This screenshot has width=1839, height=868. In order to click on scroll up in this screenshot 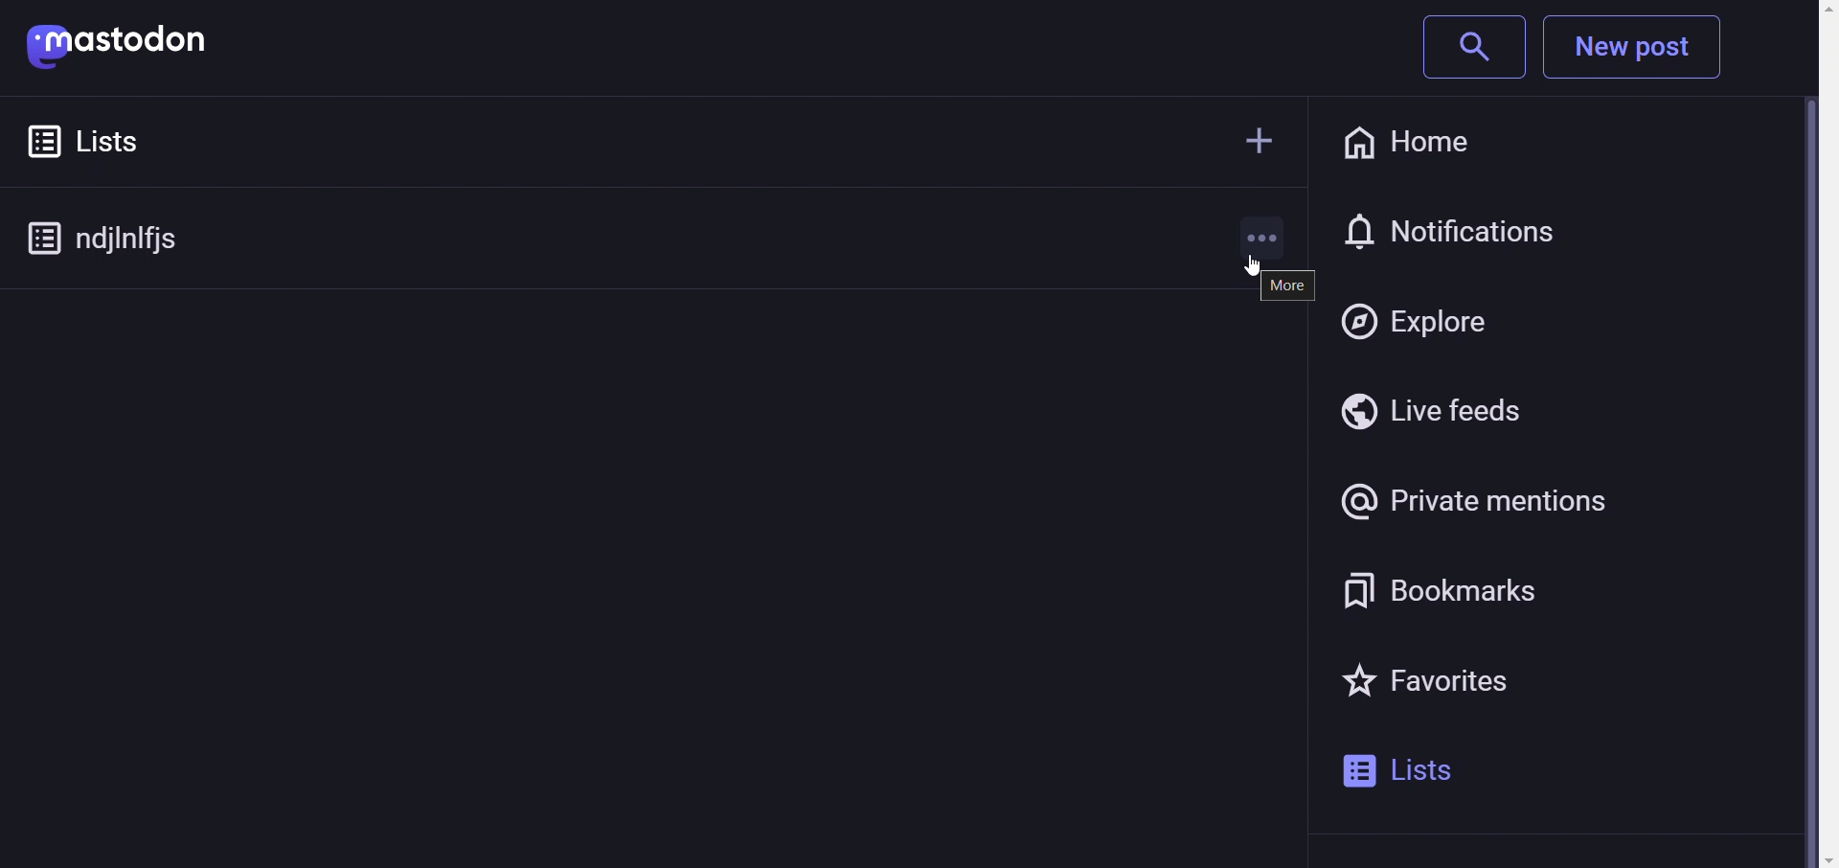, I will do `click(1809, 11)`.